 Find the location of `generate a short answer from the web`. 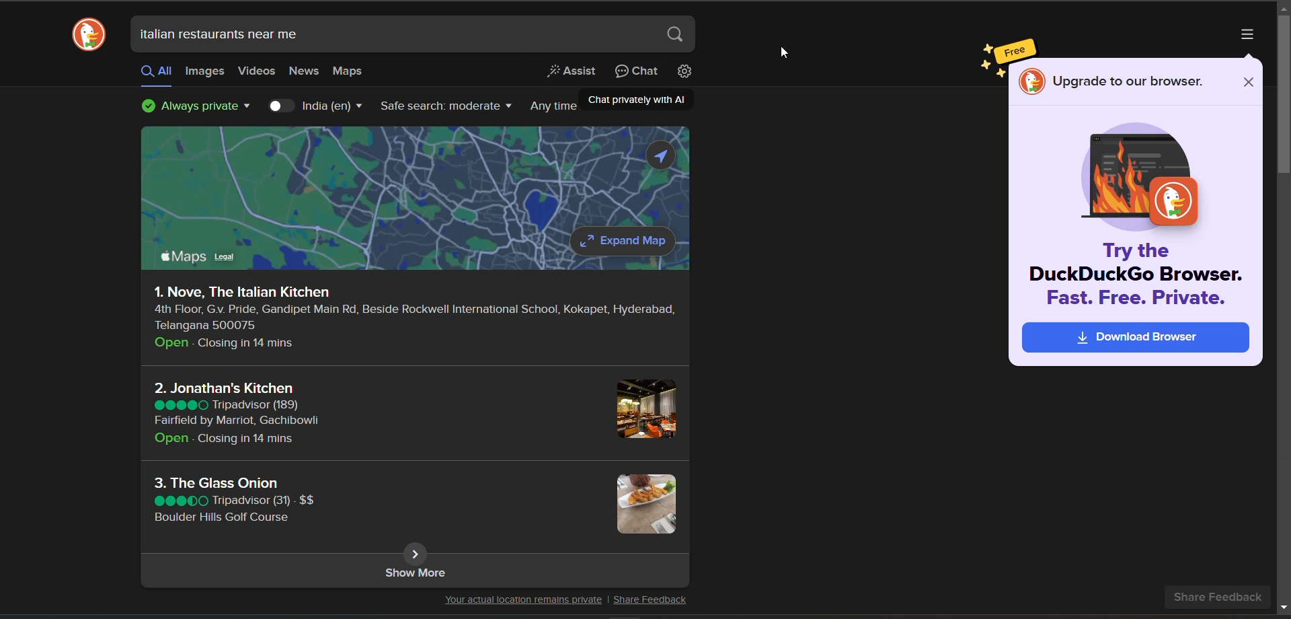

generate a short answer from the web is located at coordinates (572, 71).